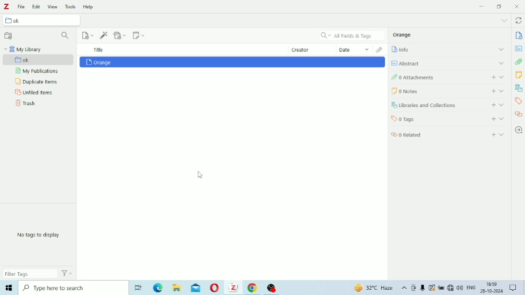 Image resolution: width=525 pixels, height=295 pixels. I want to click on Abstract, so click(518, 49).